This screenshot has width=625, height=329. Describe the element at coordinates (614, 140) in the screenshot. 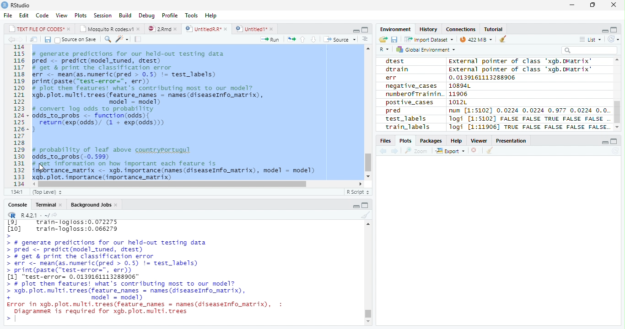

I see `Maximize` at that location.